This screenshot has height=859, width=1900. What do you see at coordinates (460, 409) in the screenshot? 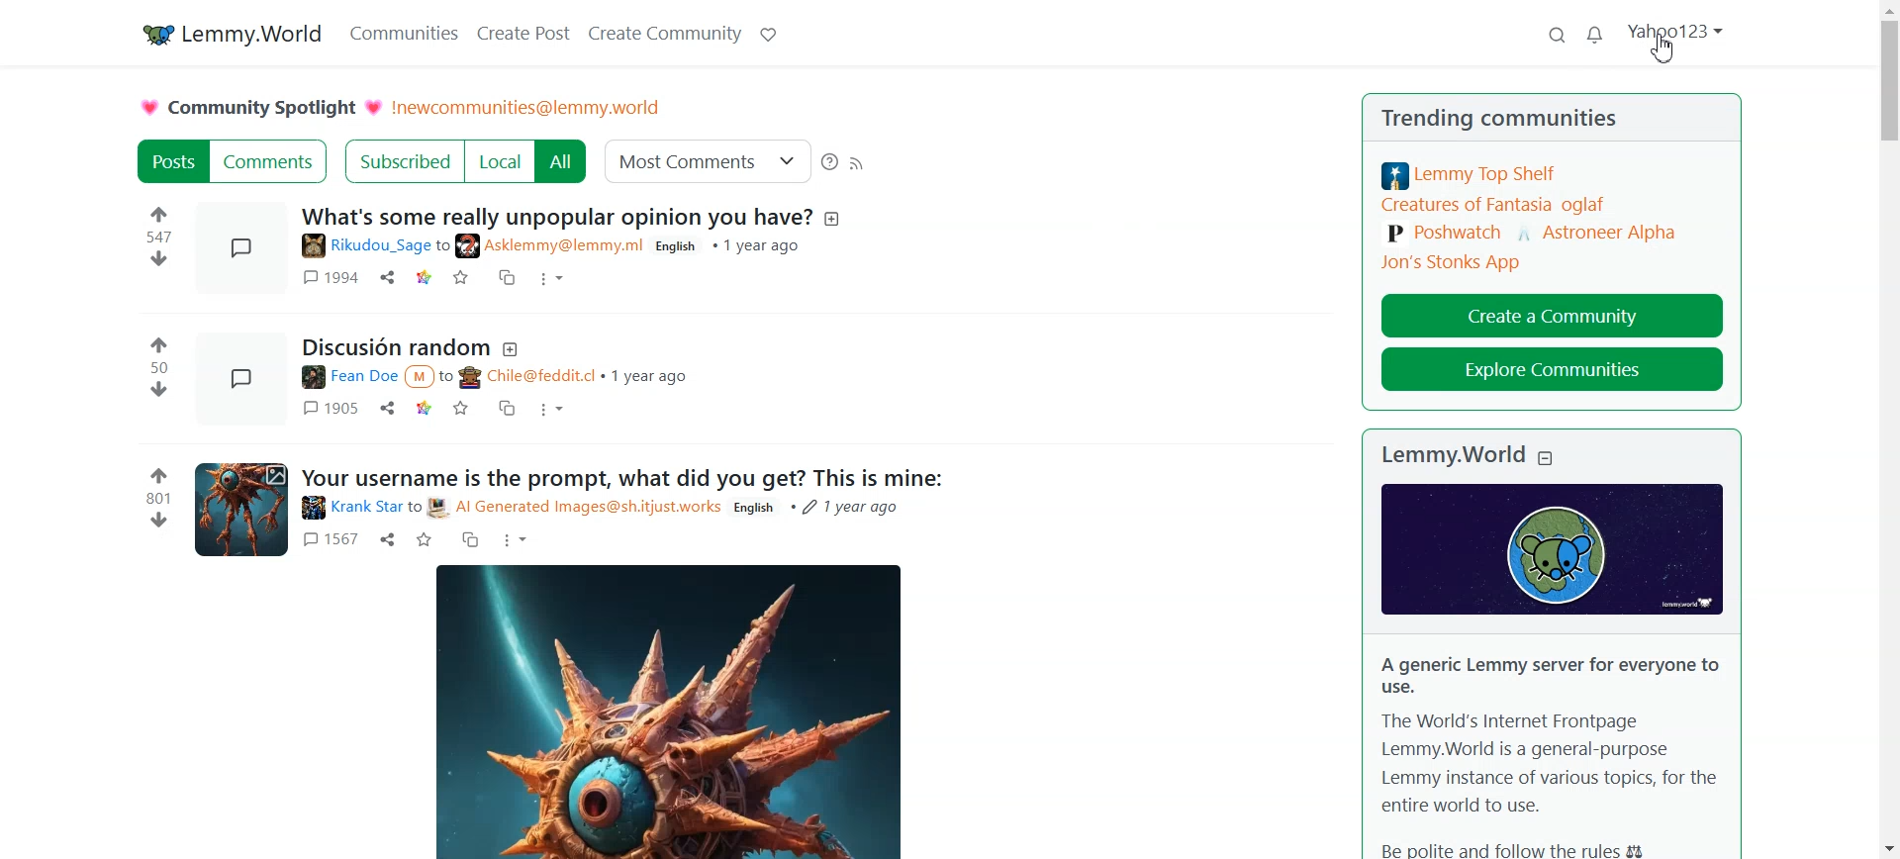
I see `save` at bounding box center [460, 409].